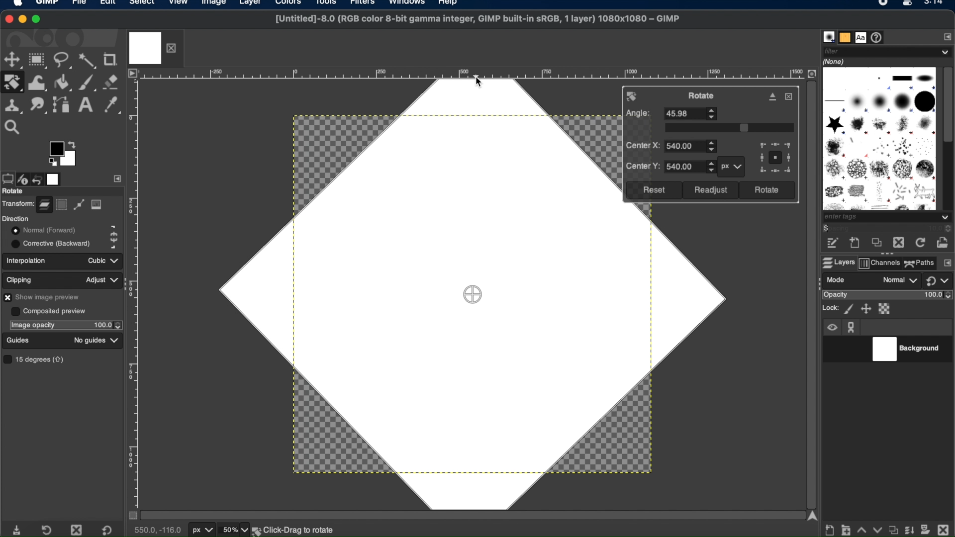 This screenshot has height=537, width=955. Describe the element at coordinates (711, 190) in the screenshot. I see `readjust` at that location.